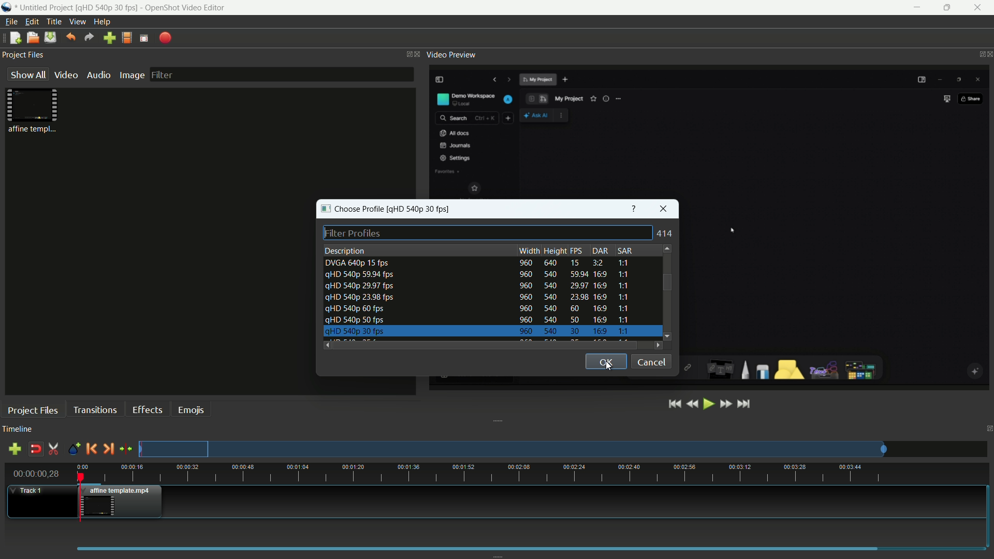 The width and height of the screenshot is (994, 559). What do you see at coordinates (676, 404) in the screenshot?
I see `jump to start` at bounding box center [676, 404].